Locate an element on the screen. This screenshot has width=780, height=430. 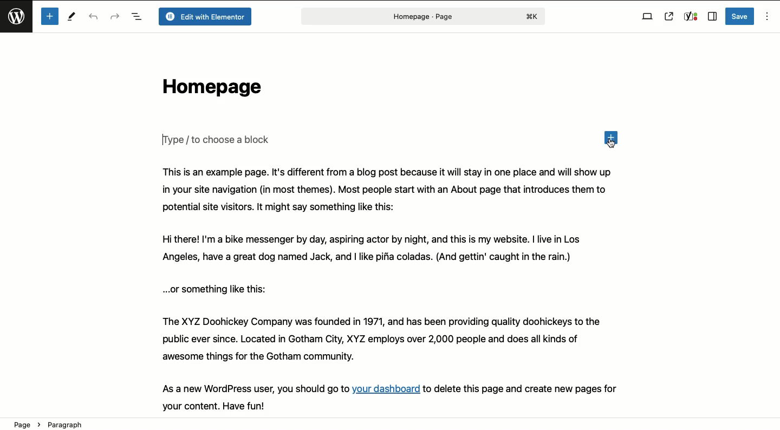
Undo is located at coordinates (95, 17).